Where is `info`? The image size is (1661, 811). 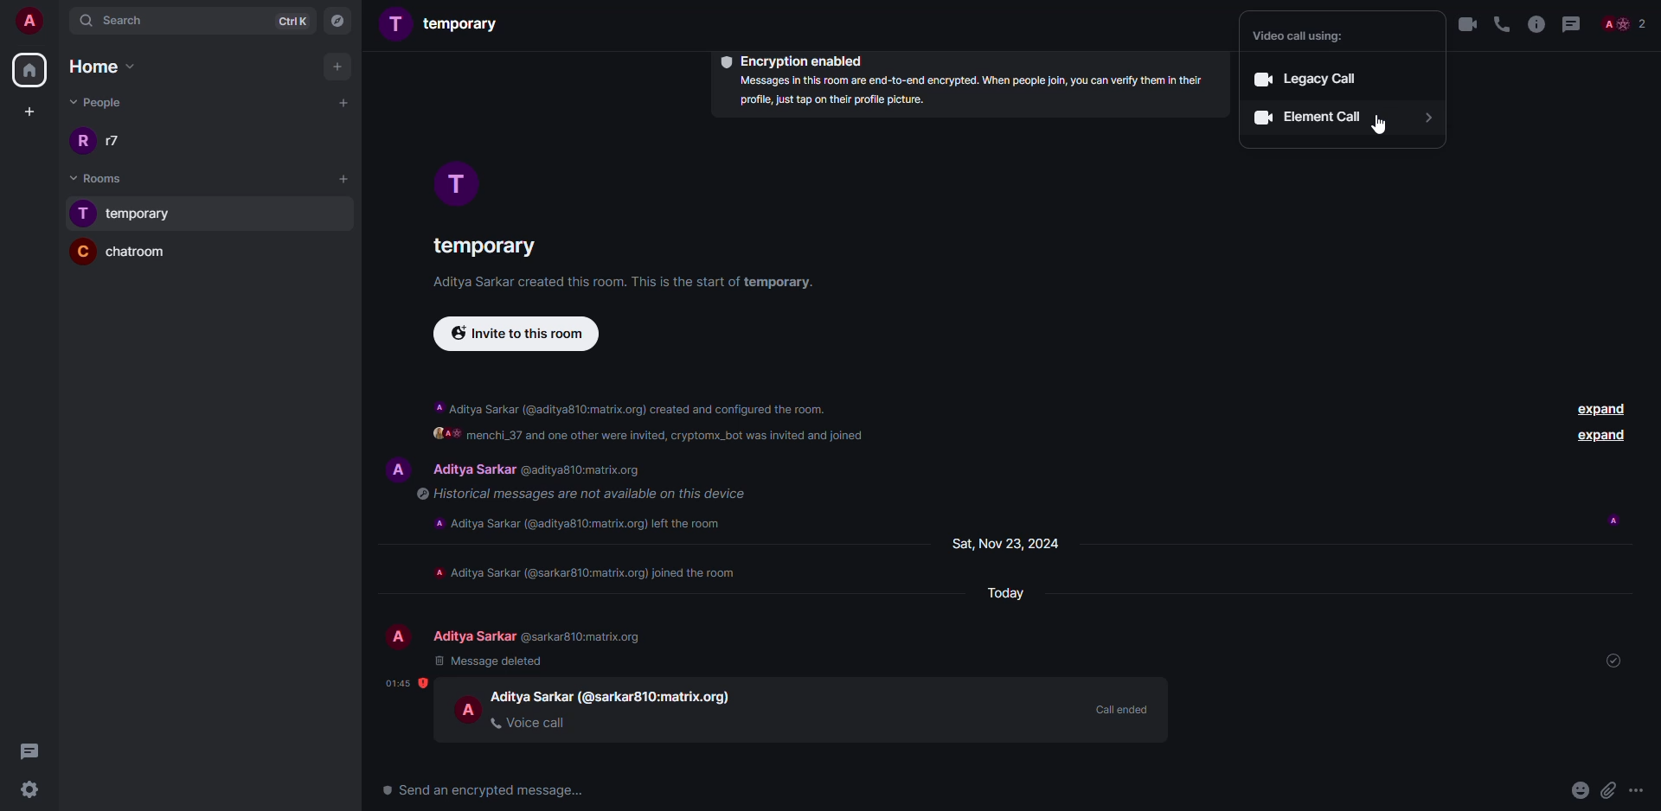 info is located at coordinates (1535, 24).